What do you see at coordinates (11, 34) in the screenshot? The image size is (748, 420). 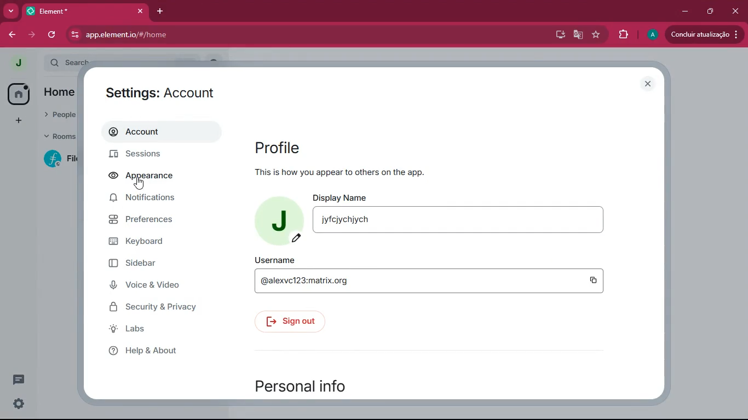 I see `back` at bounding box center [11, 34].